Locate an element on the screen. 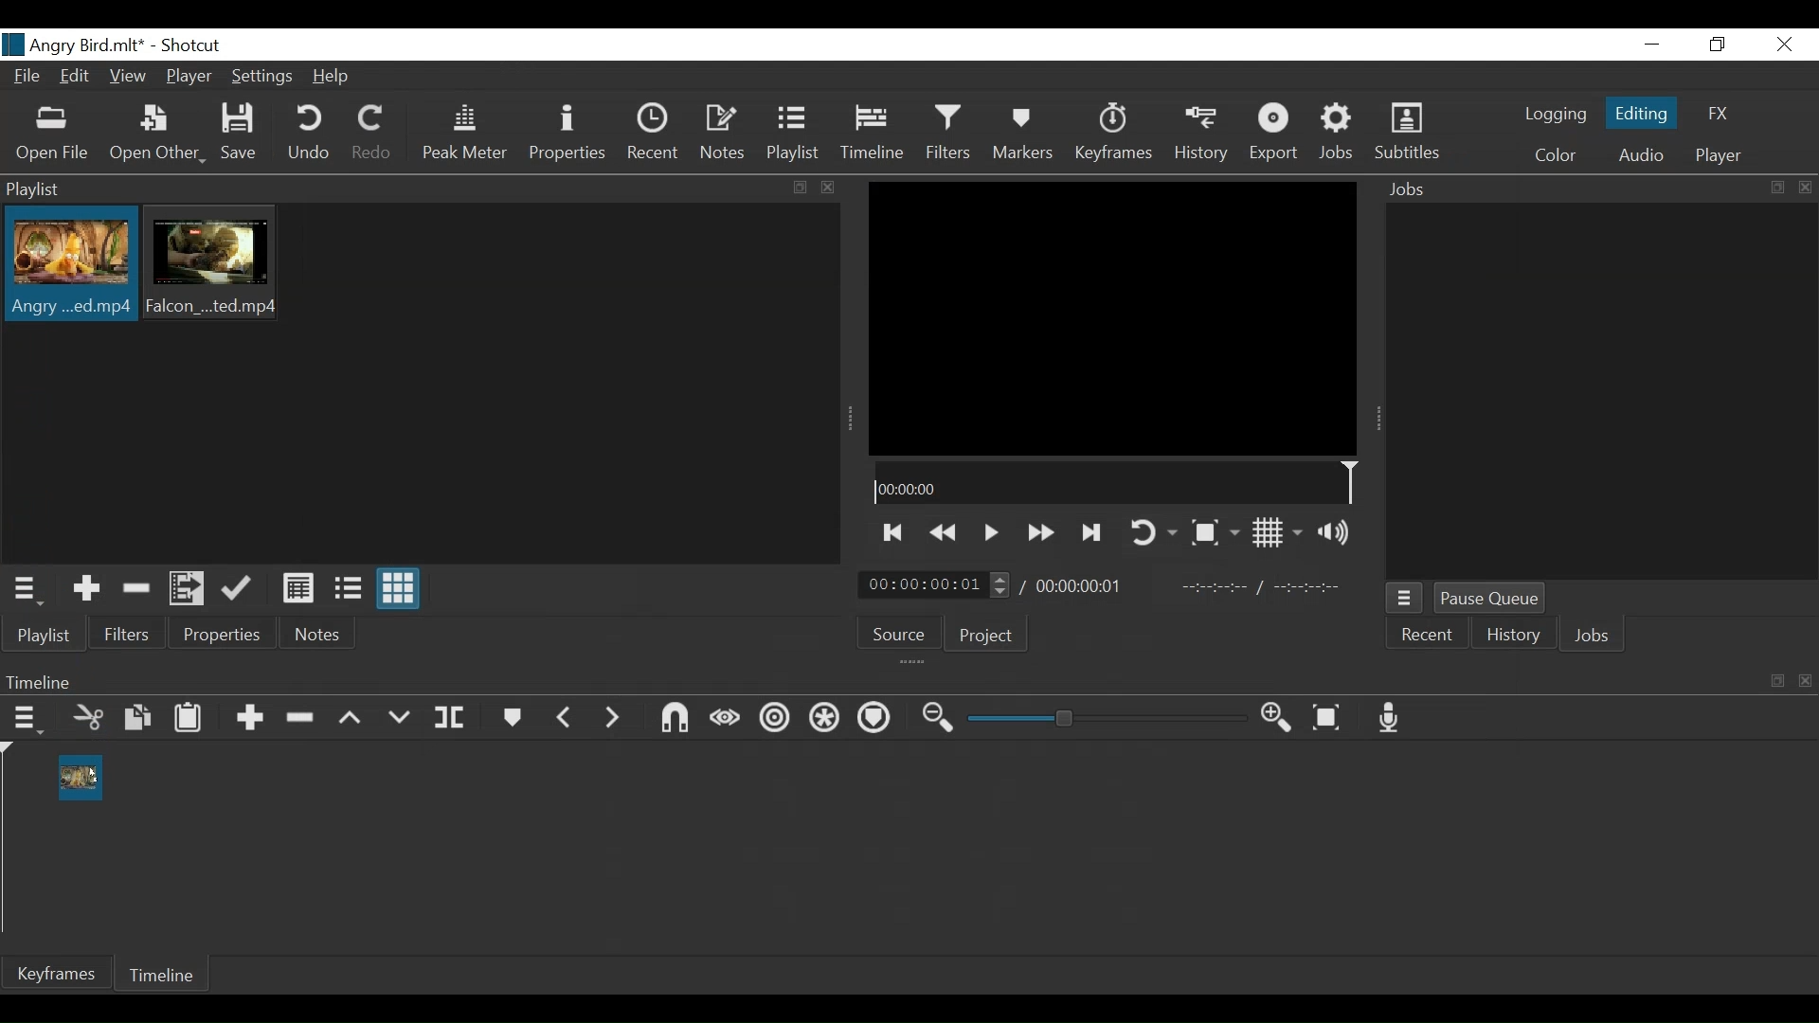 The width and height of the screenshot is (1819, 1023). Clip is located at coordinates (68, 266).